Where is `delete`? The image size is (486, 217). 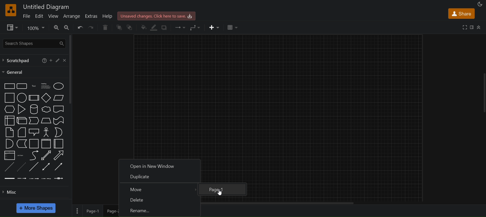
delete is located at coordinates (105, 27).